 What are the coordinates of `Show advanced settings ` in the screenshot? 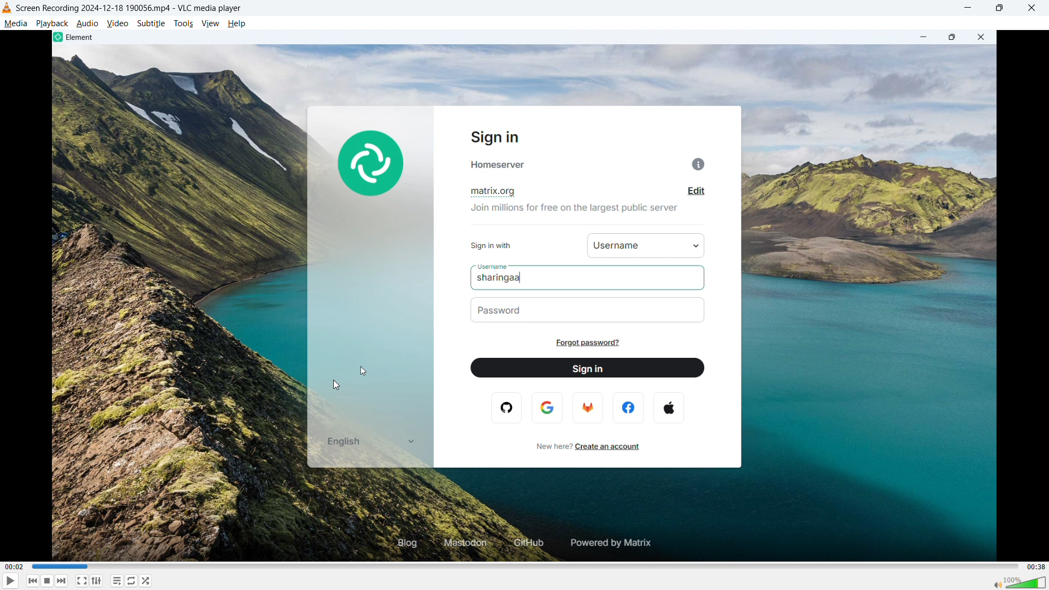 It's located at (96, 581).